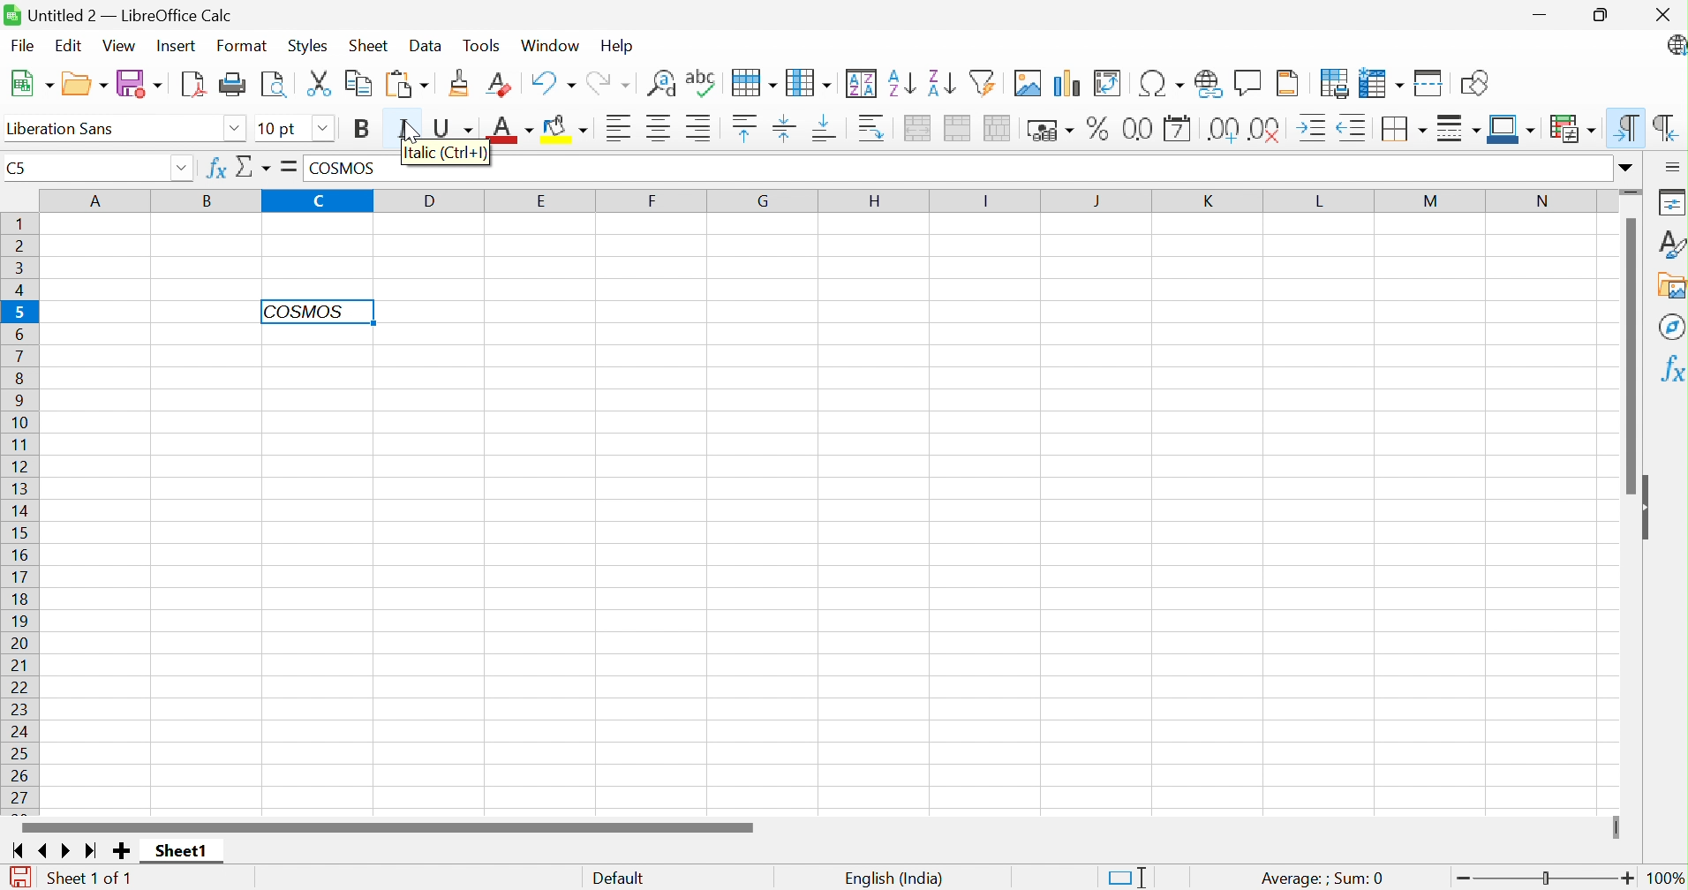  I want to click on Italic text, so click(303, 311).